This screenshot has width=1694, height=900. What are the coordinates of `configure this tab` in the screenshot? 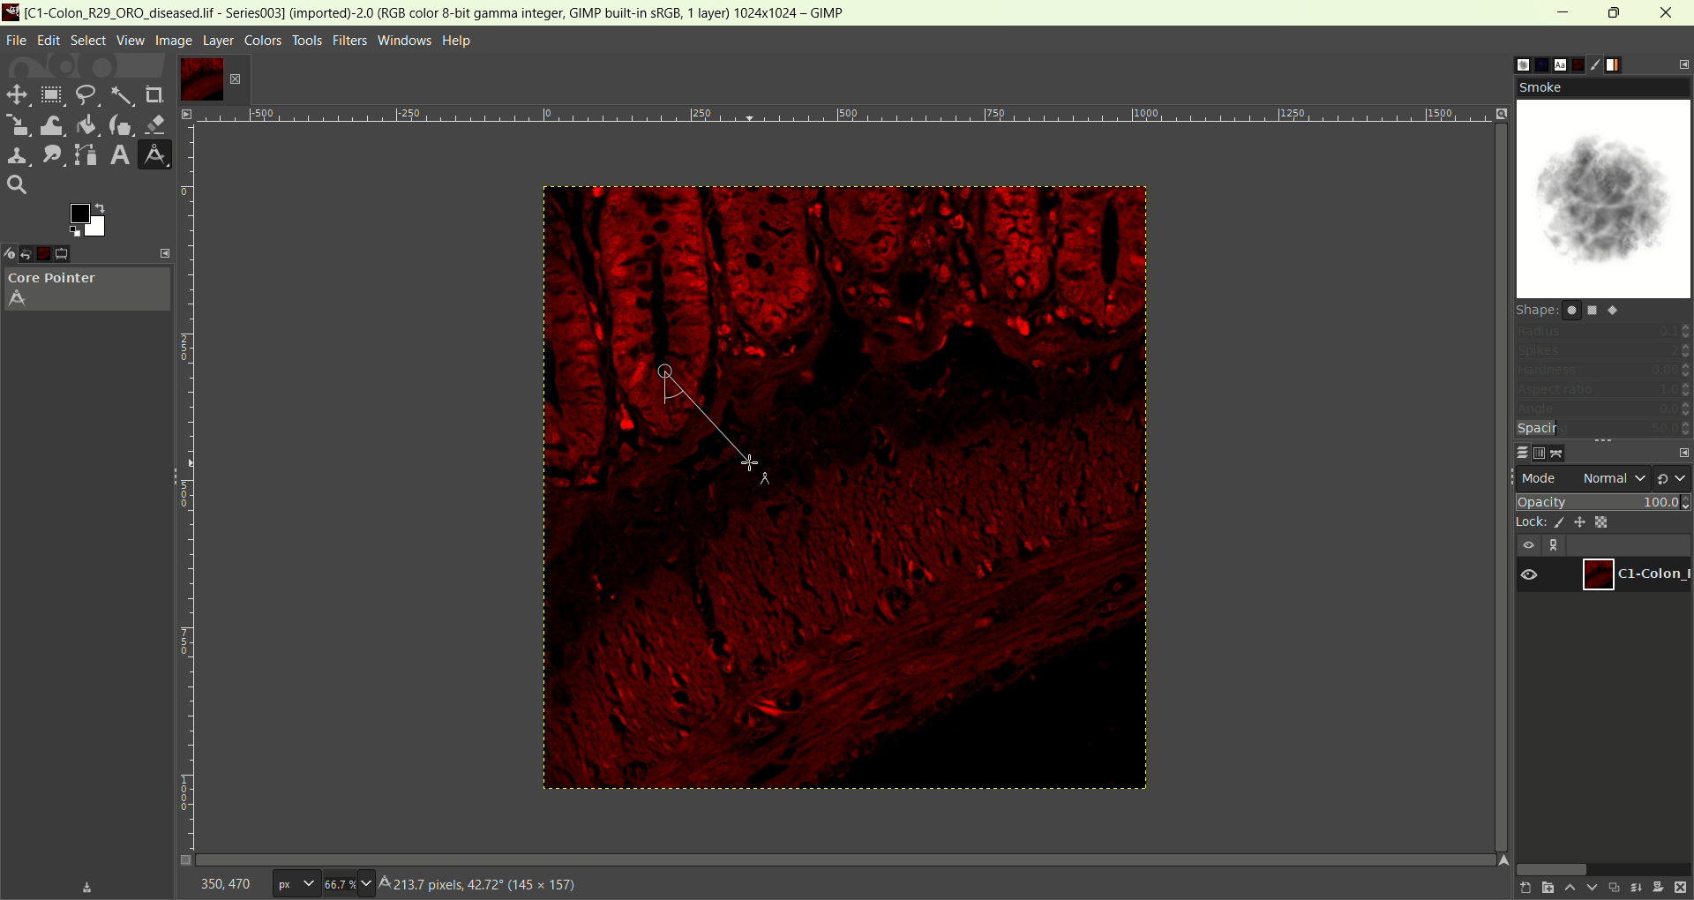 It's located at (166, 252).